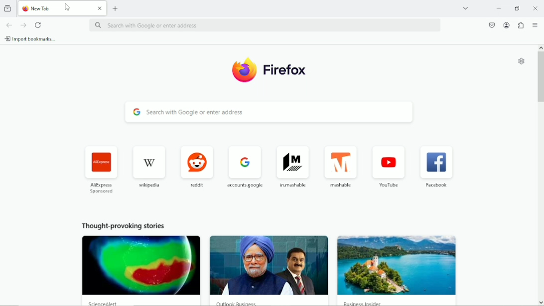 The height and width of the screenshot is (306, 544). I want to click on Reload current tab, so click(38, 25).